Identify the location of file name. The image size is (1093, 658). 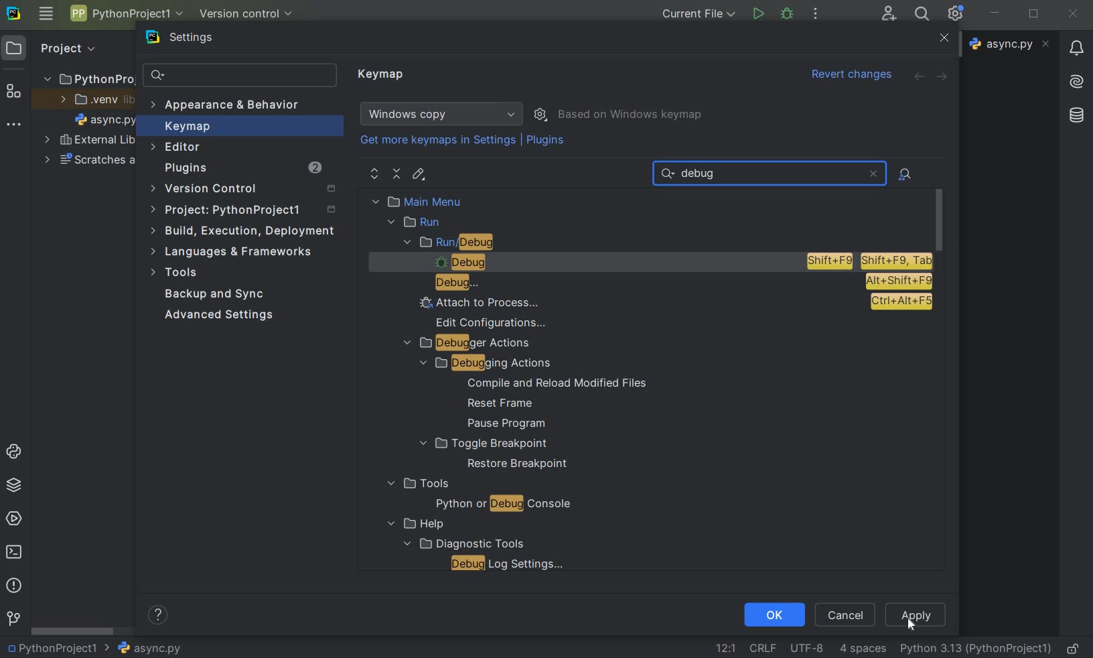
(1011, 44).